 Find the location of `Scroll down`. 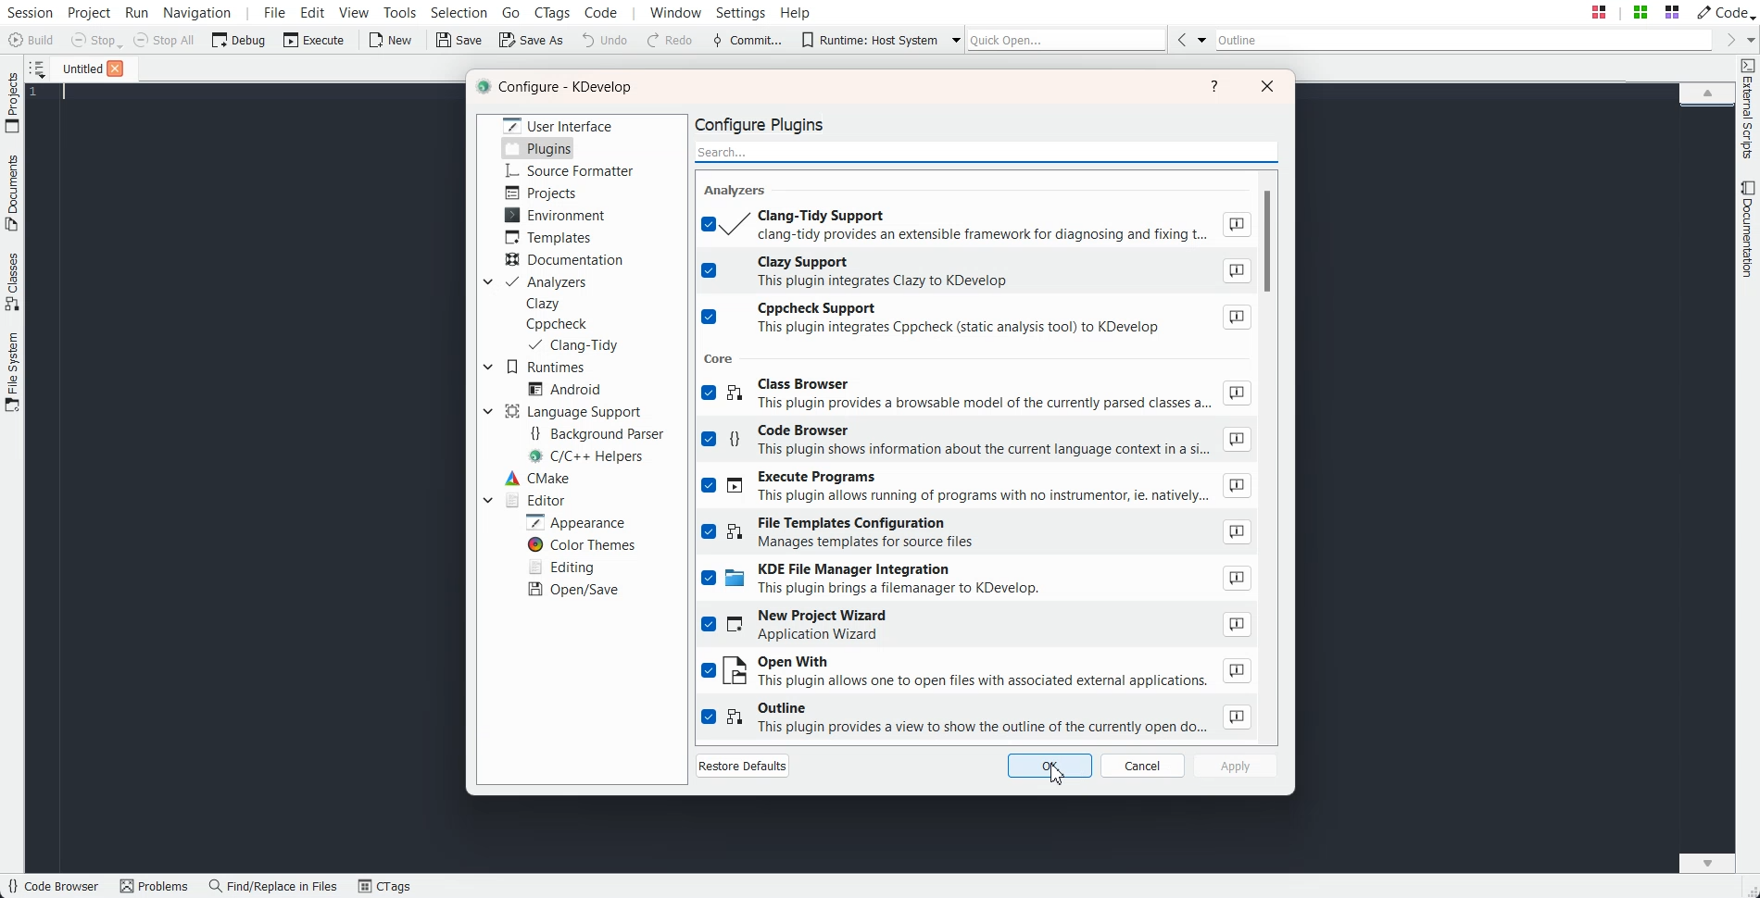

Scroll down is located at coordinates (1707, 862).